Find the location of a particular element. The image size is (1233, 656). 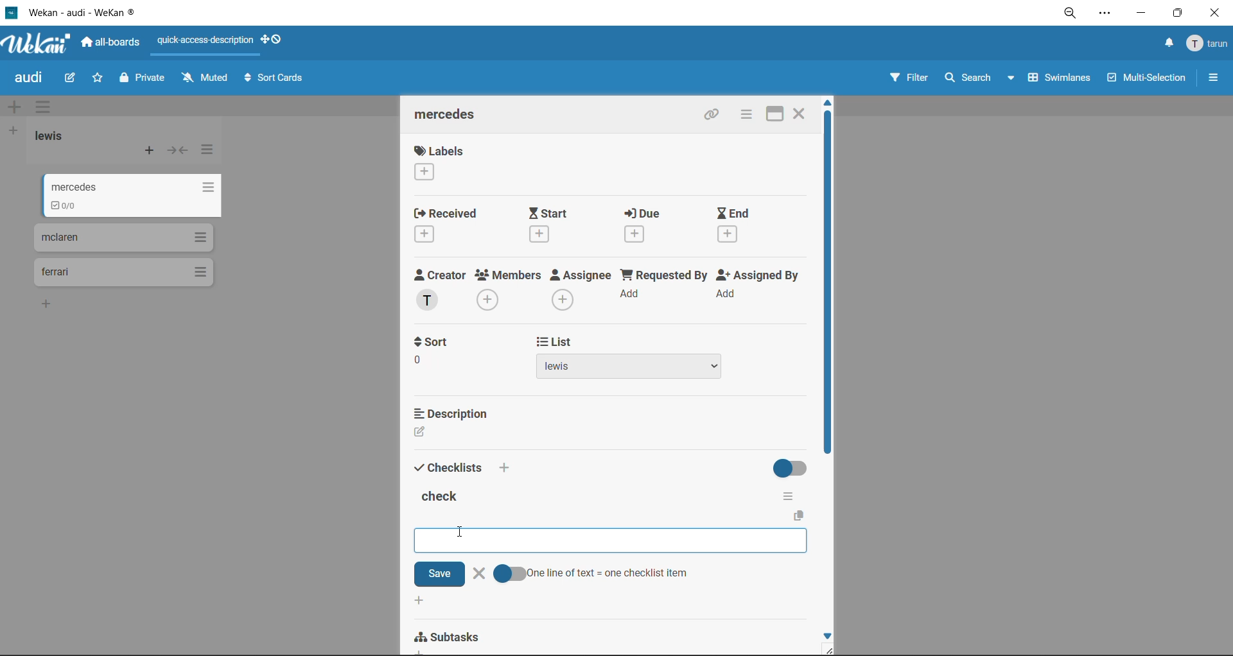

cards is located at coordinates (122, 275).